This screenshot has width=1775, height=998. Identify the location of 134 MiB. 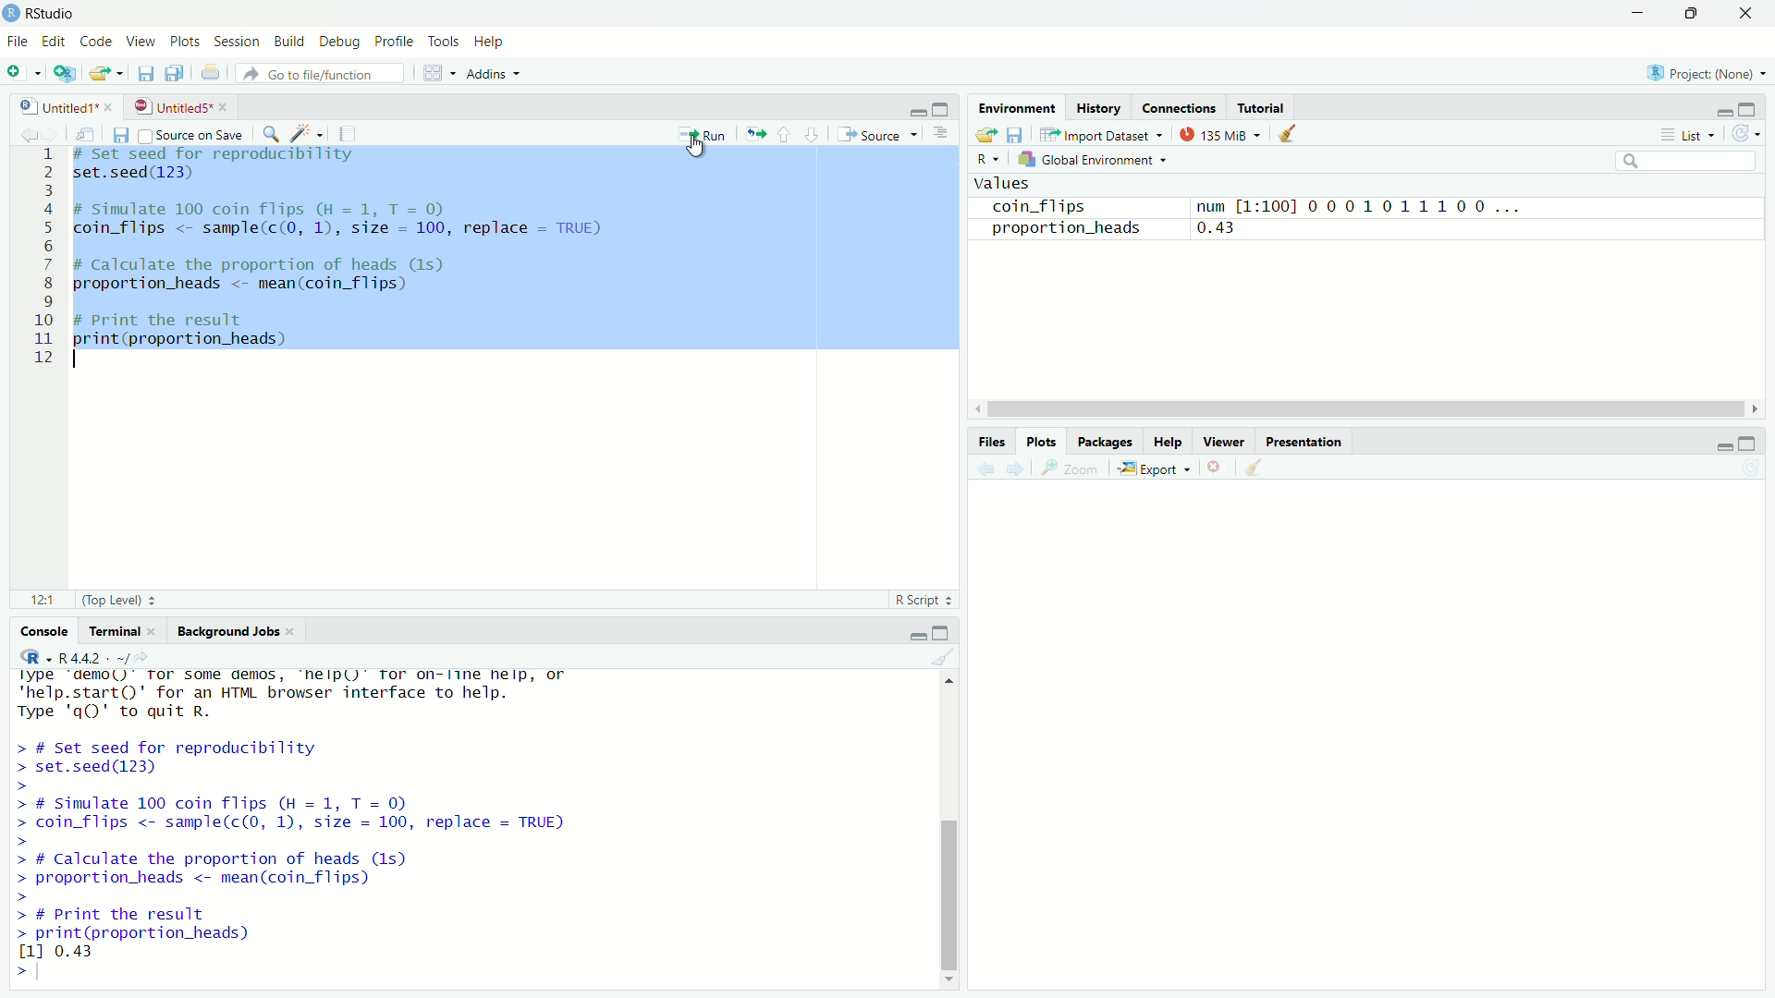
(1220, 133).